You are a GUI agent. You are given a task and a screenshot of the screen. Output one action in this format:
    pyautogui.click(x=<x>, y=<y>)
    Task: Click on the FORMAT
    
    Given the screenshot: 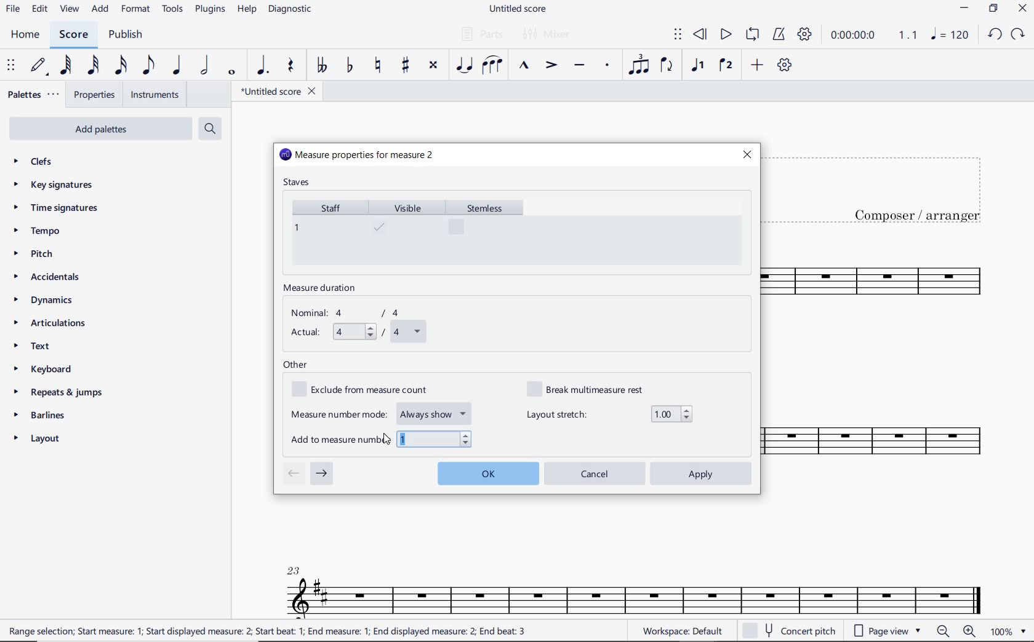 What is the action you would take?
    pyautogui.click(x=137, y=10)
    